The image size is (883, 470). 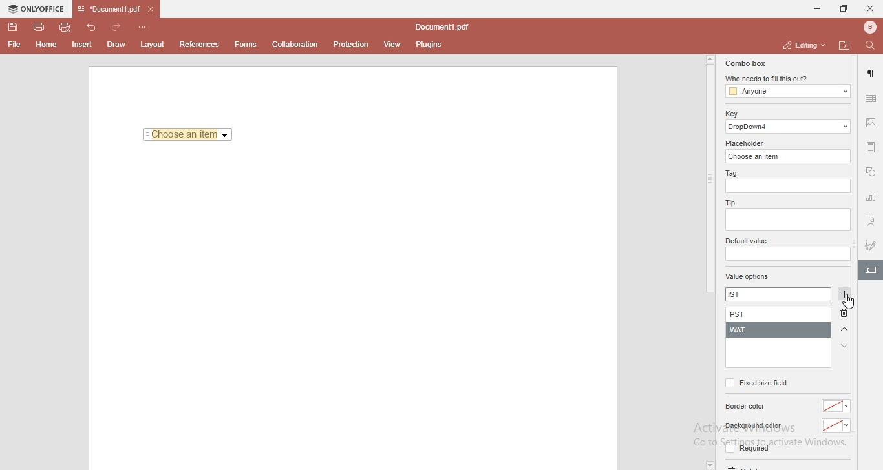 What do you see at coordinates (730, 174) in the screenshot?
I see `tag` at bounding box center [730, 174].